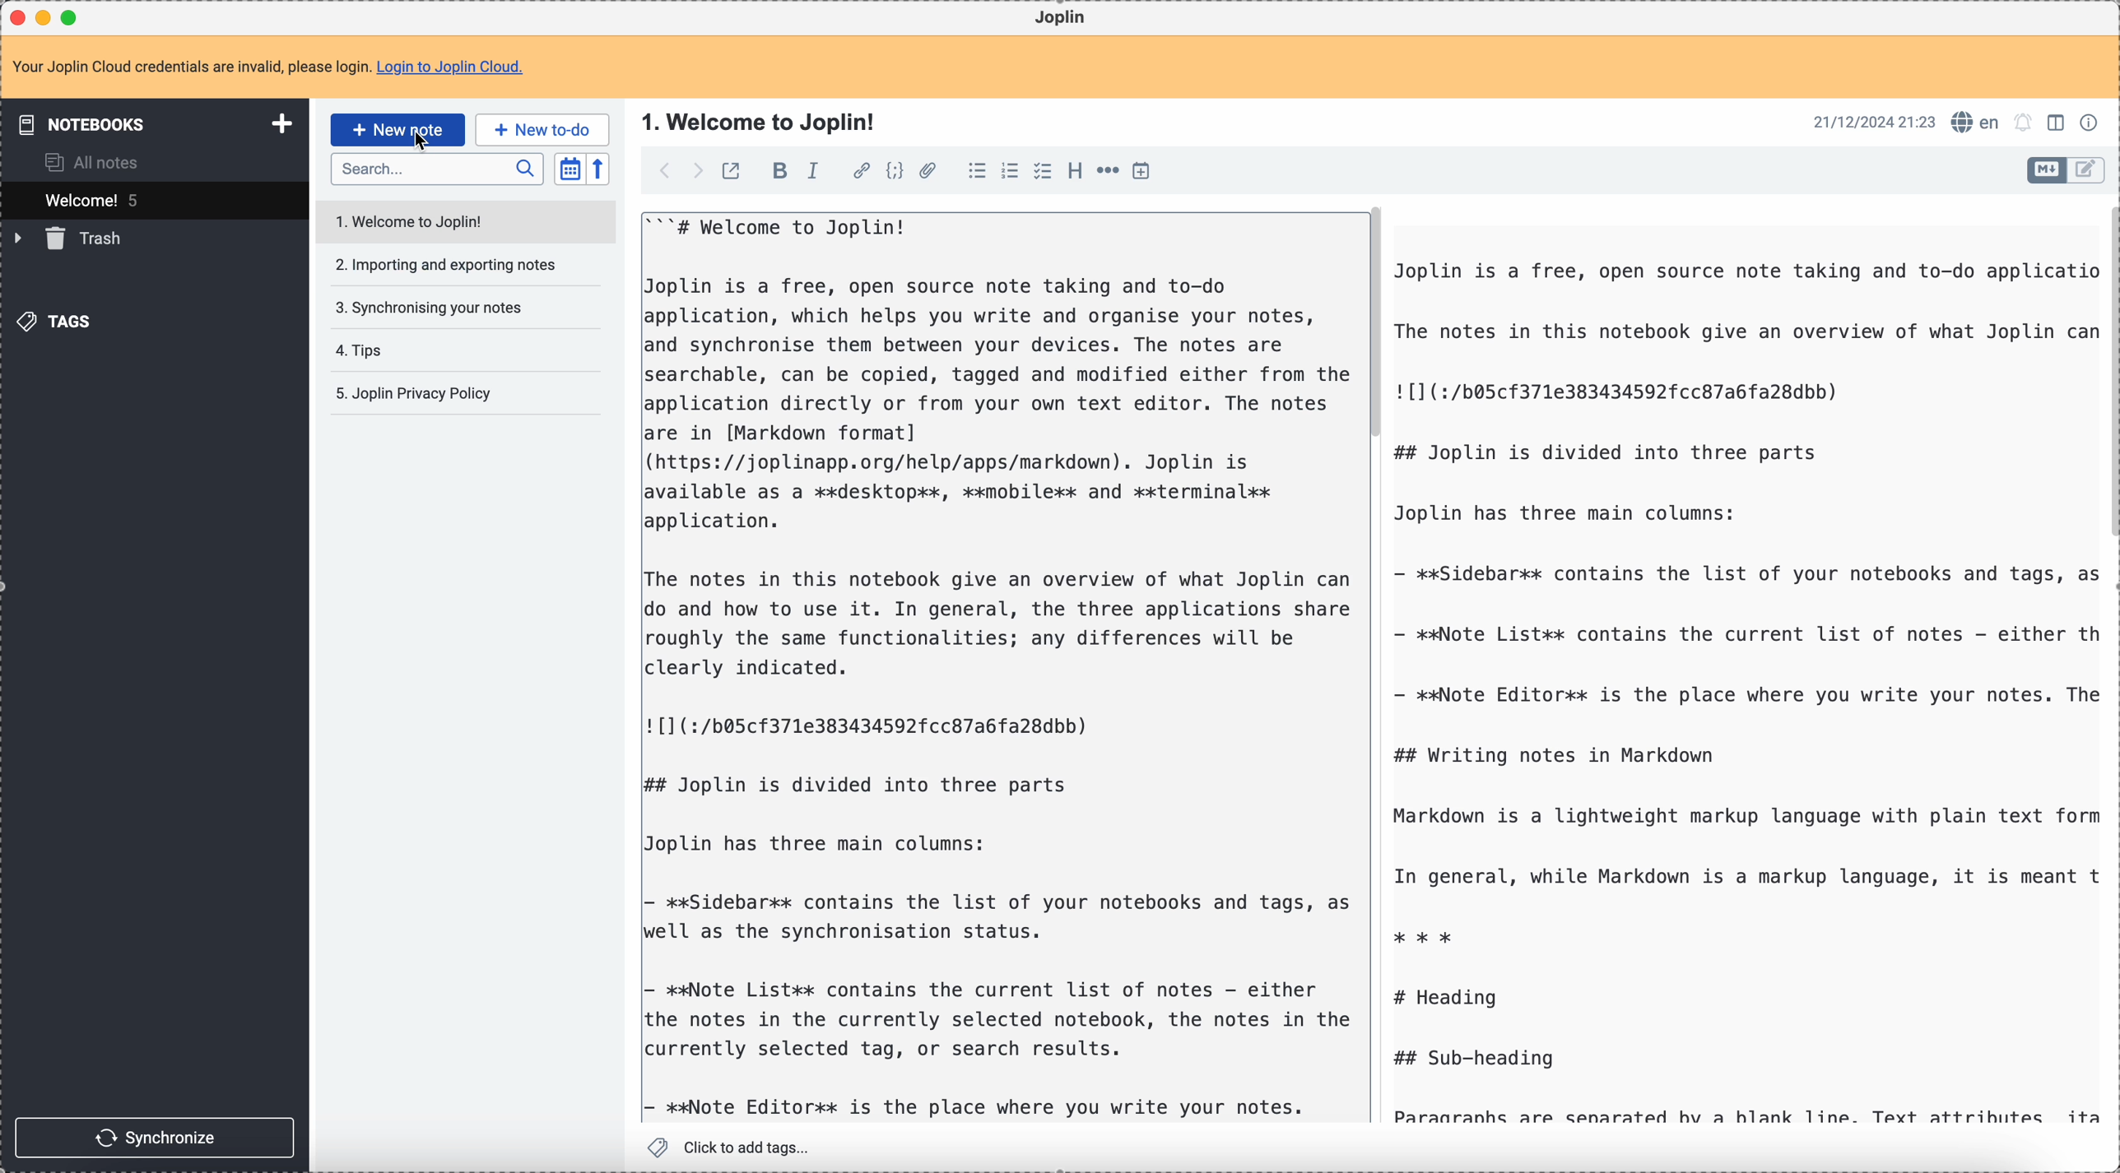 This screenshot has width=2120, height=1173. I want to click on close, so click(20, 18).